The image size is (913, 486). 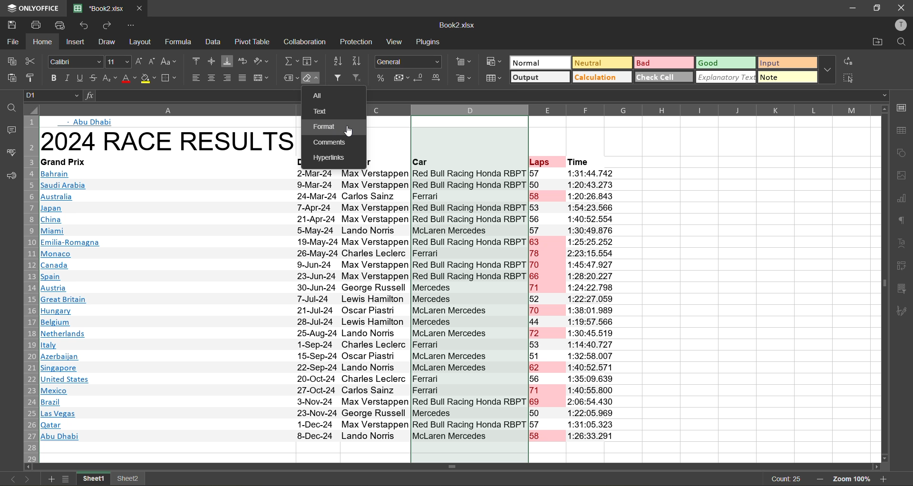 What do you see at coordinates (904, 267) in the screenshot?
I see `pivot table` at bounding box center [904, 267].